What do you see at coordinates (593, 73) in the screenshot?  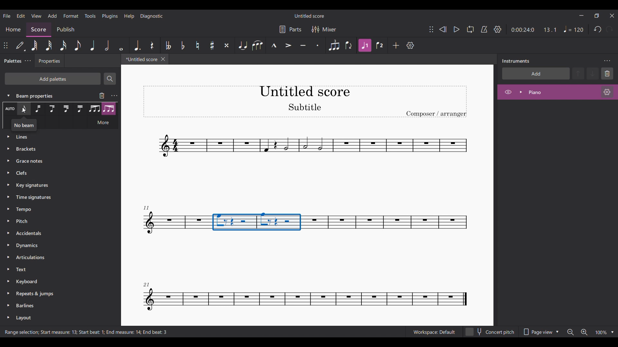 I see `Move selected instrument down` at bounding box center [593, 73].